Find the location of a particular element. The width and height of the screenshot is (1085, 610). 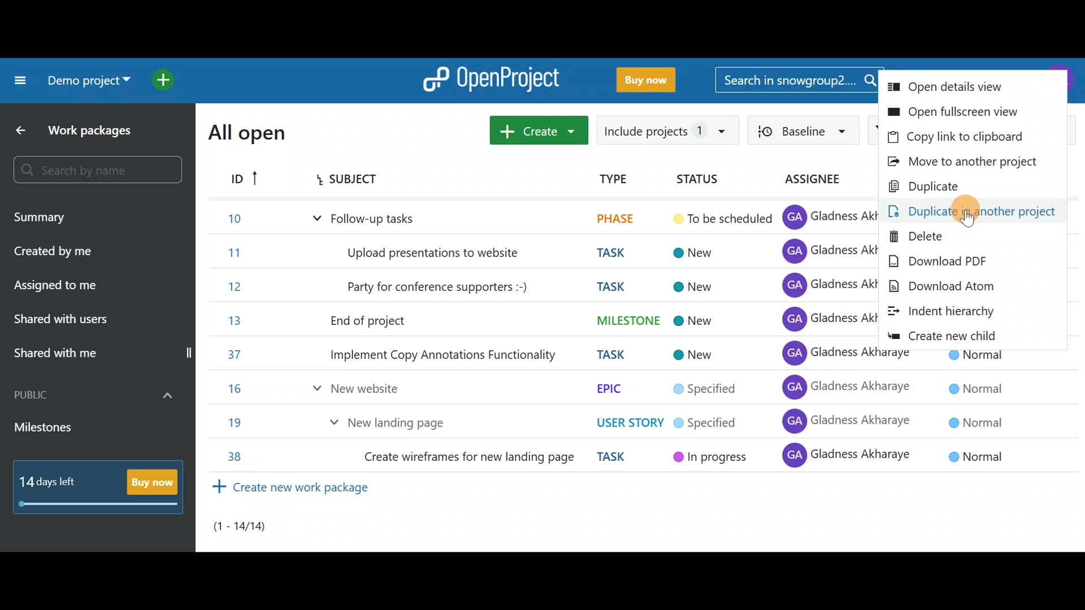

37 is located at coordinates (230, 355).